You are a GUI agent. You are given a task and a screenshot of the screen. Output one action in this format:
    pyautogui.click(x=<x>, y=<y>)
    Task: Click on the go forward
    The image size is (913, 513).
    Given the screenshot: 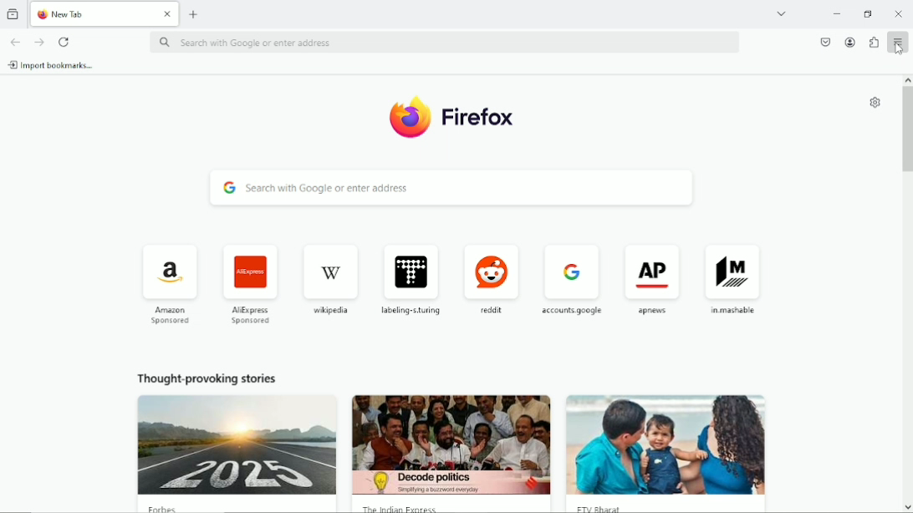 What is the action you would take?
    pyautogui.click(x=39, y=41)
    